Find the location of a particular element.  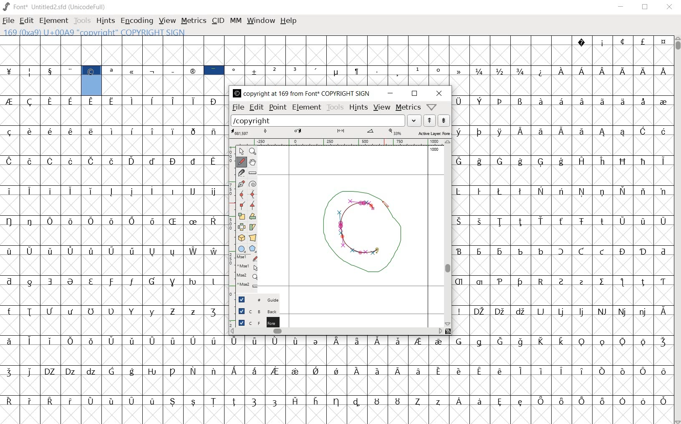

element is located at coordinates (53, 20).